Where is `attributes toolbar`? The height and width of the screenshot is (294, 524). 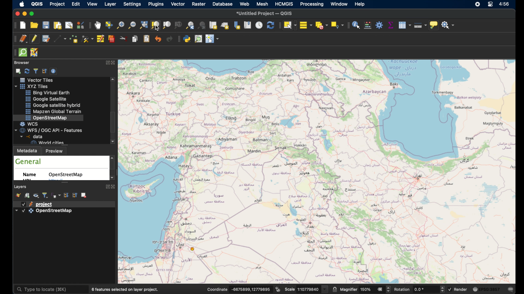
attributes toolbar is located at coordinates (348, 25).